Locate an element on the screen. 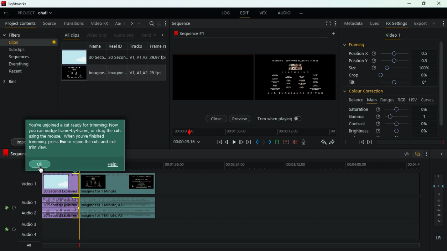  audio is located at coordinates (119, 208).